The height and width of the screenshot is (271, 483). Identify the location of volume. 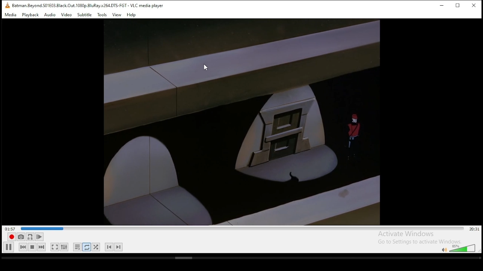
(463, 248).